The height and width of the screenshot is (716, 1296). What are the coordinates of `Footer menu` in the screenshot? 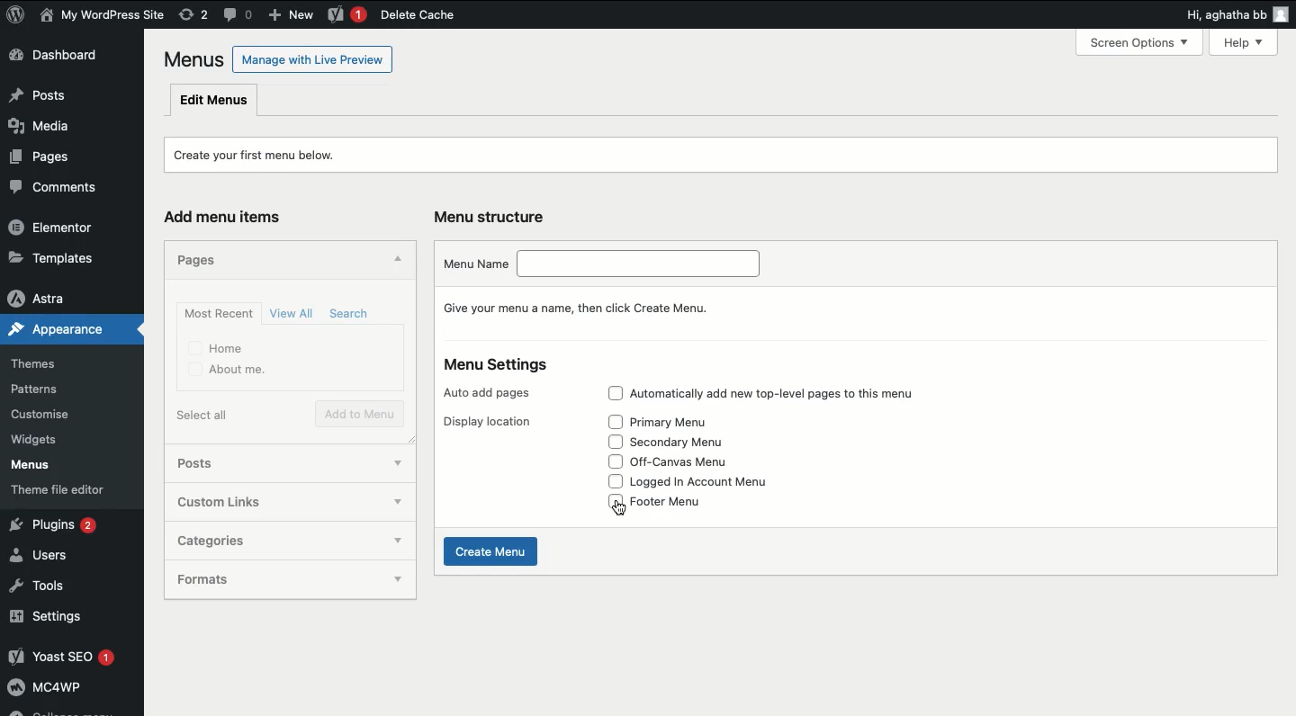 It's located at (677, 505).